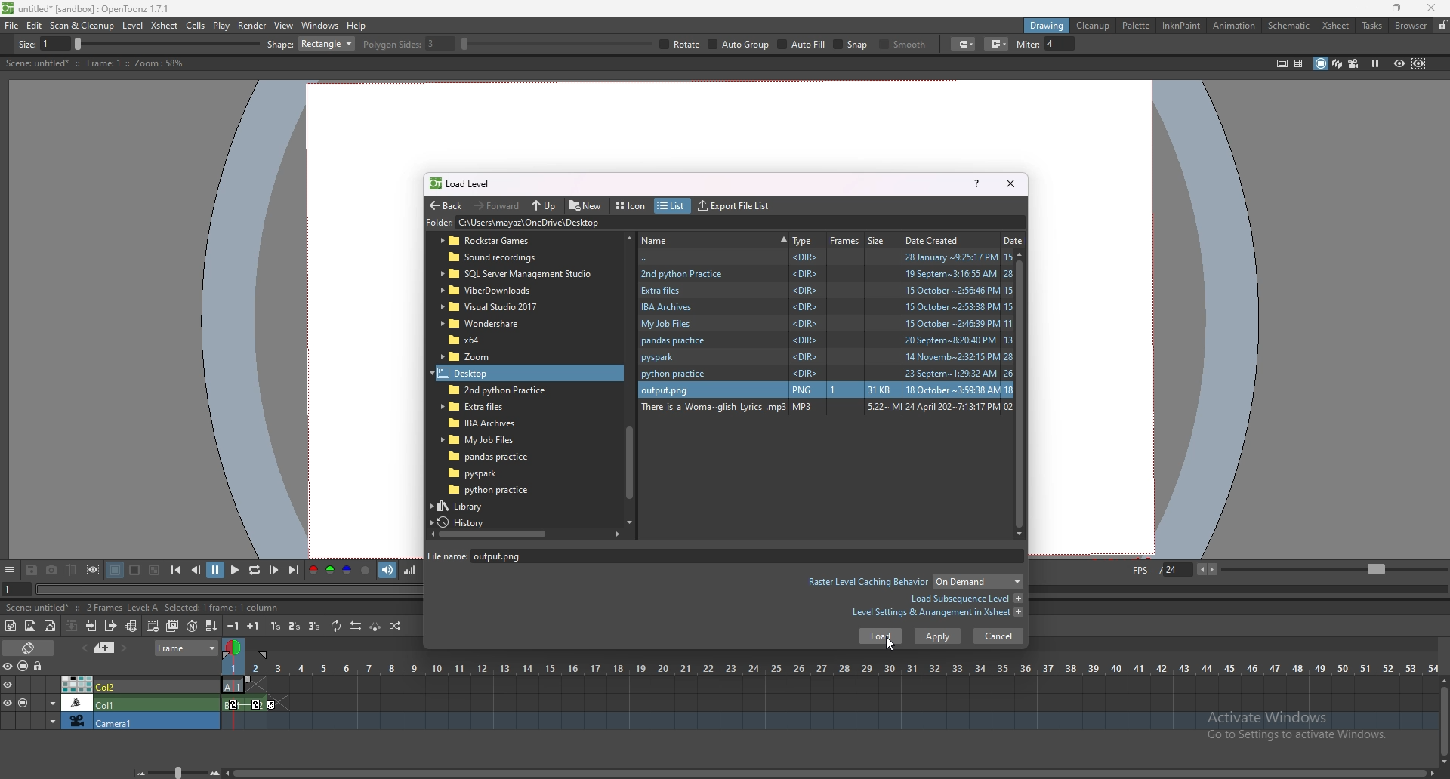 Image resolution: width=1450 pixels, height=779 pixels. I want to click on green channel, so click(329, 571).